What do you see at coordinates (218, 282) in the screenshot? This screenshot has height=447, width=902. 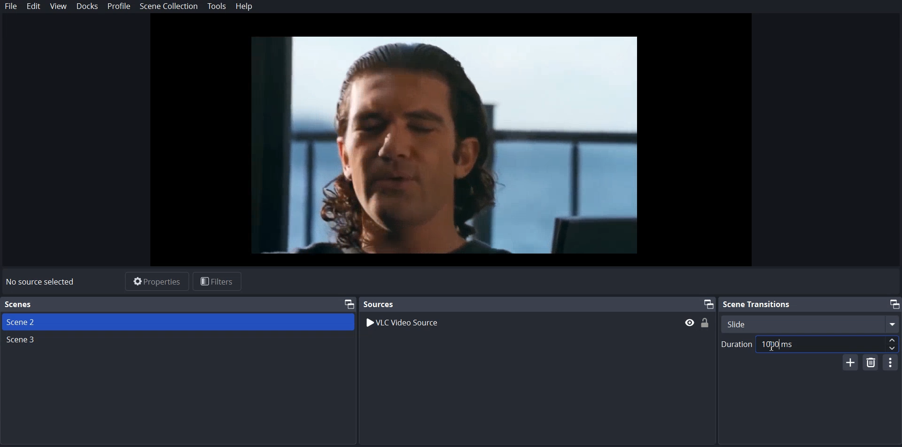 I see `Filters` at bounding box center [218, 282].